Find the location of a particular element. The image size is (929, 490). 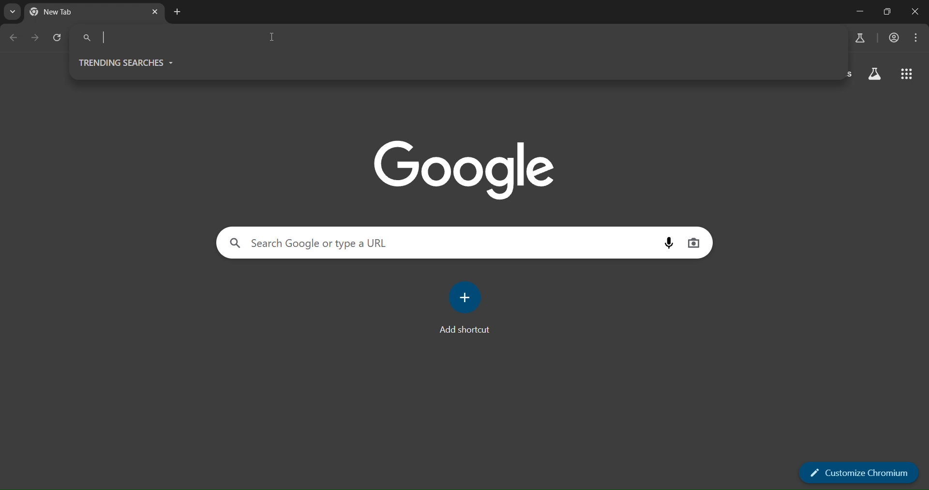

search panel is located at coordinates (167, 38).